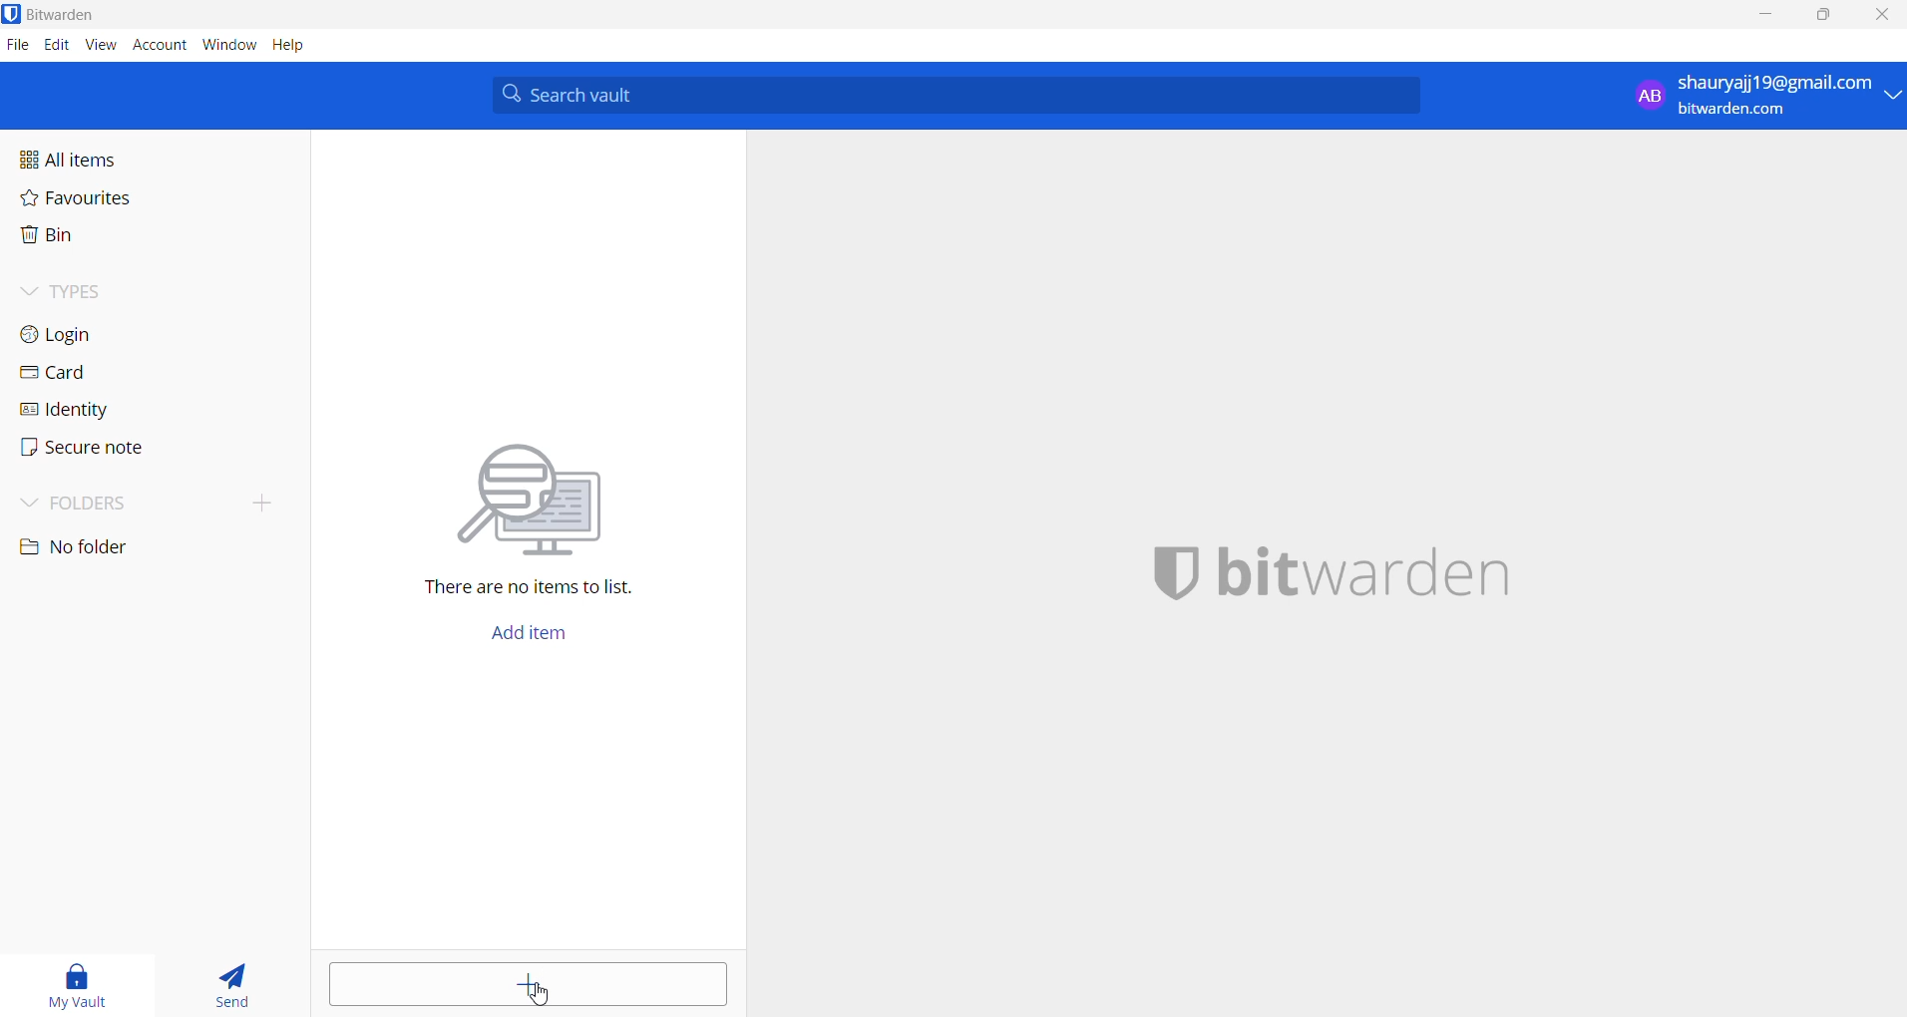  I want to click on Edit, so click(56, 46).